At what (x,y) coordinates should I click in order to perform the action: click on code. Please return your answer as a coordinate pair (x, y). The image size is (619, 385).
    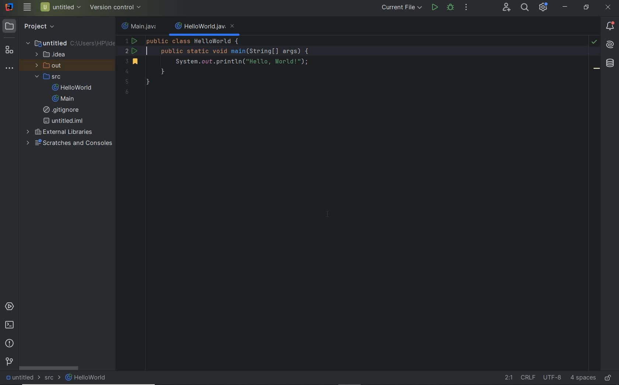
    Looking at the image, I should click on (345, 65).